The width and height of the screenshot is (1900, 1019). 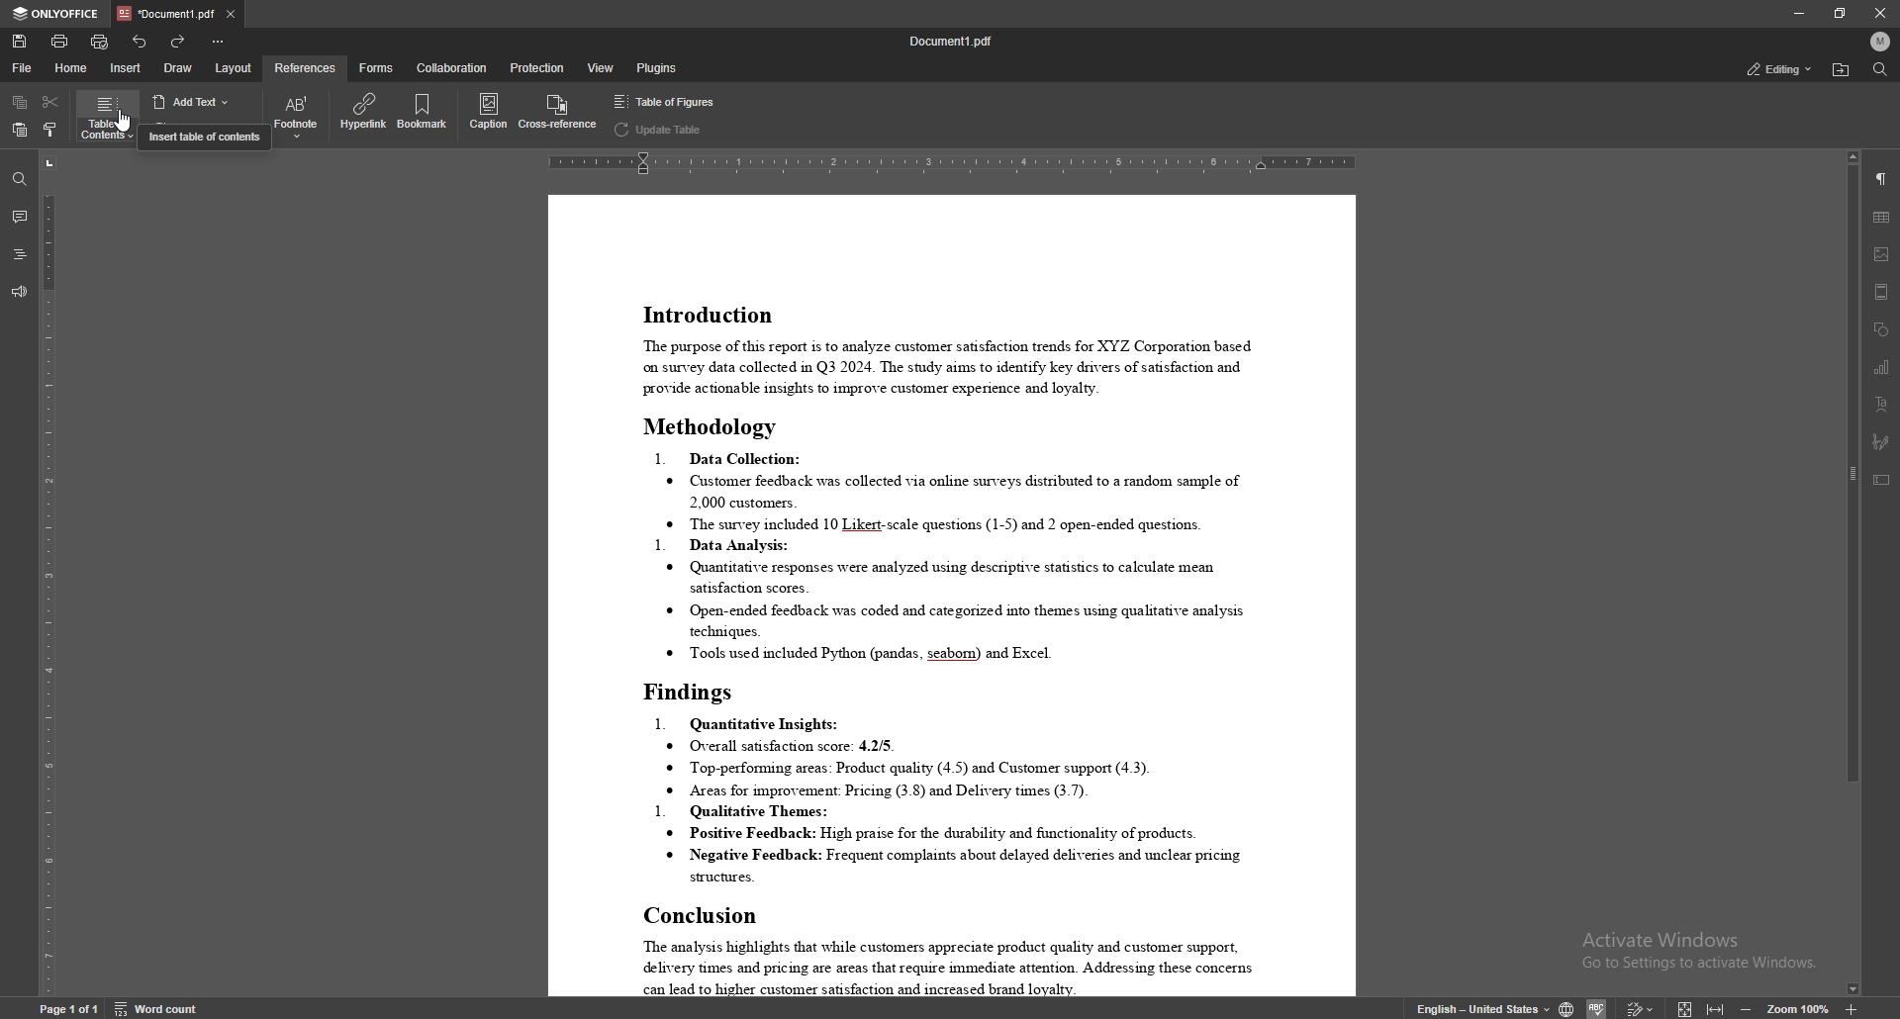 I want to click on caption, so click(x=487, y=112).